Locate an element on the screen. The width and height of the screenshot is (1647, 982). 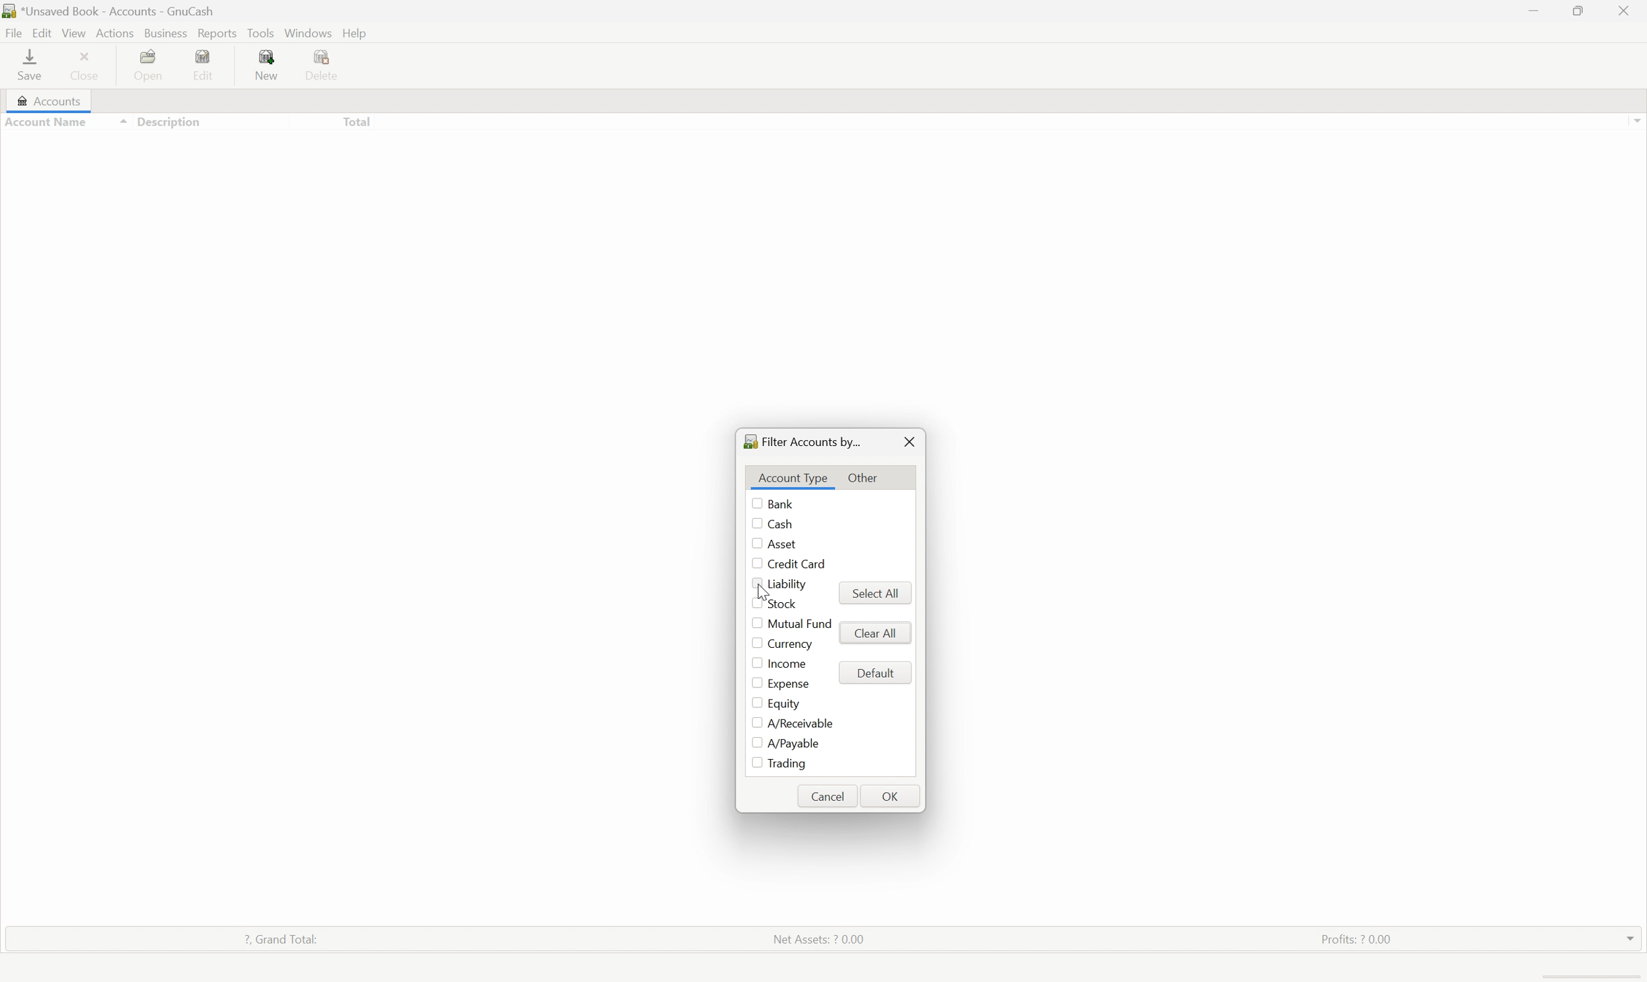
Cash is located at coordinates (783, 523).